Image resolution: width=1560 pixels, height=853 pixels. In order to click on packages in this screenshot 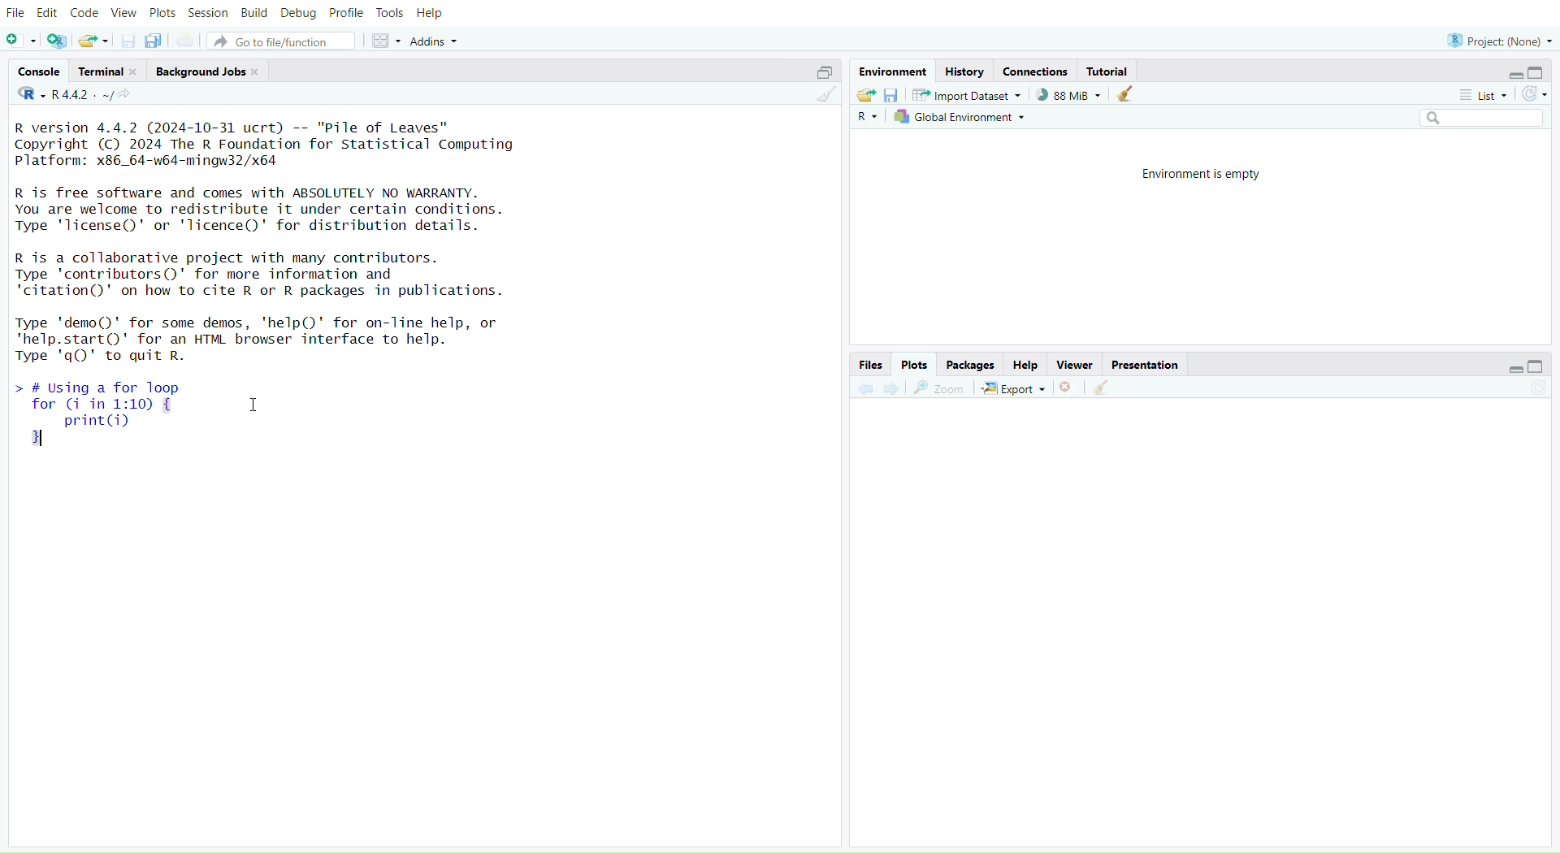, I will do `click(972, 366)`.